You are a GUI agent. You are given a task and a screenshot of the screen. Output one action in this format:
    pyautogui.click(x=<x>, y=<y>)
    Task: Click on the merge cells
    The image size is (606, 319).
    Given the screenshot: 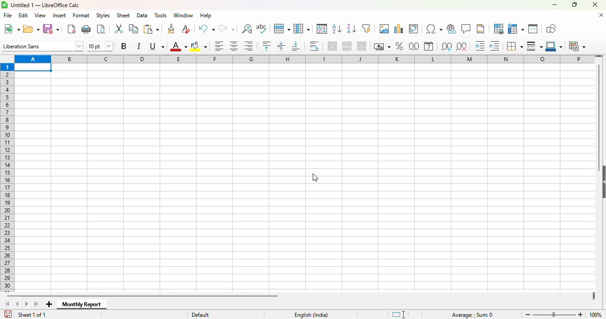 What is the action you would take?
    pyautogui.click(x=347, y=46)
    